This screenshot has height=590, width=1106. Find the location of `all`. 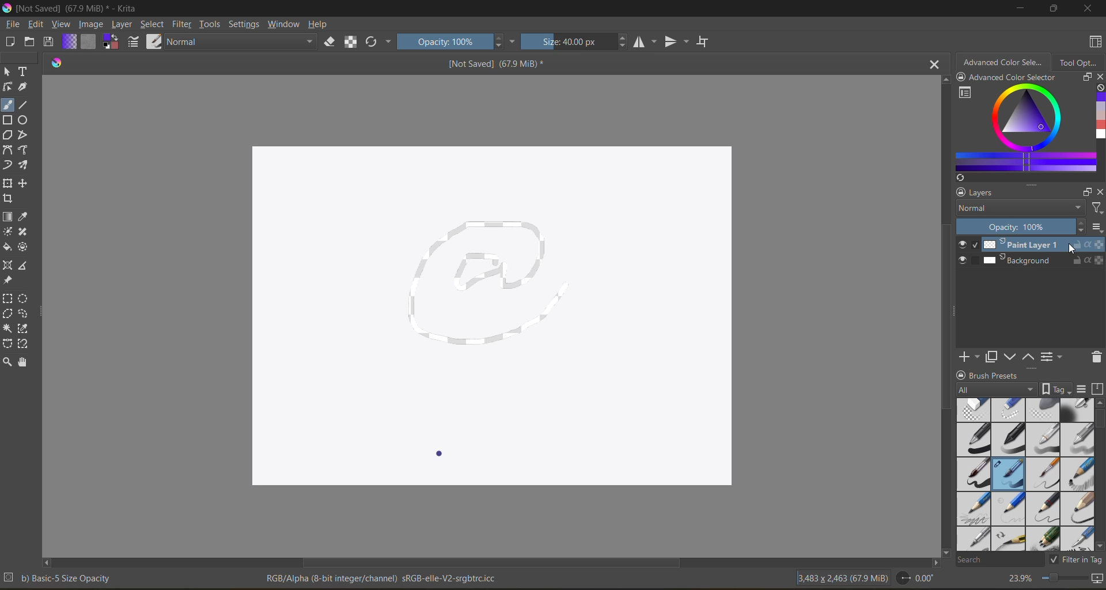

all is located at coordinates (995, 388).